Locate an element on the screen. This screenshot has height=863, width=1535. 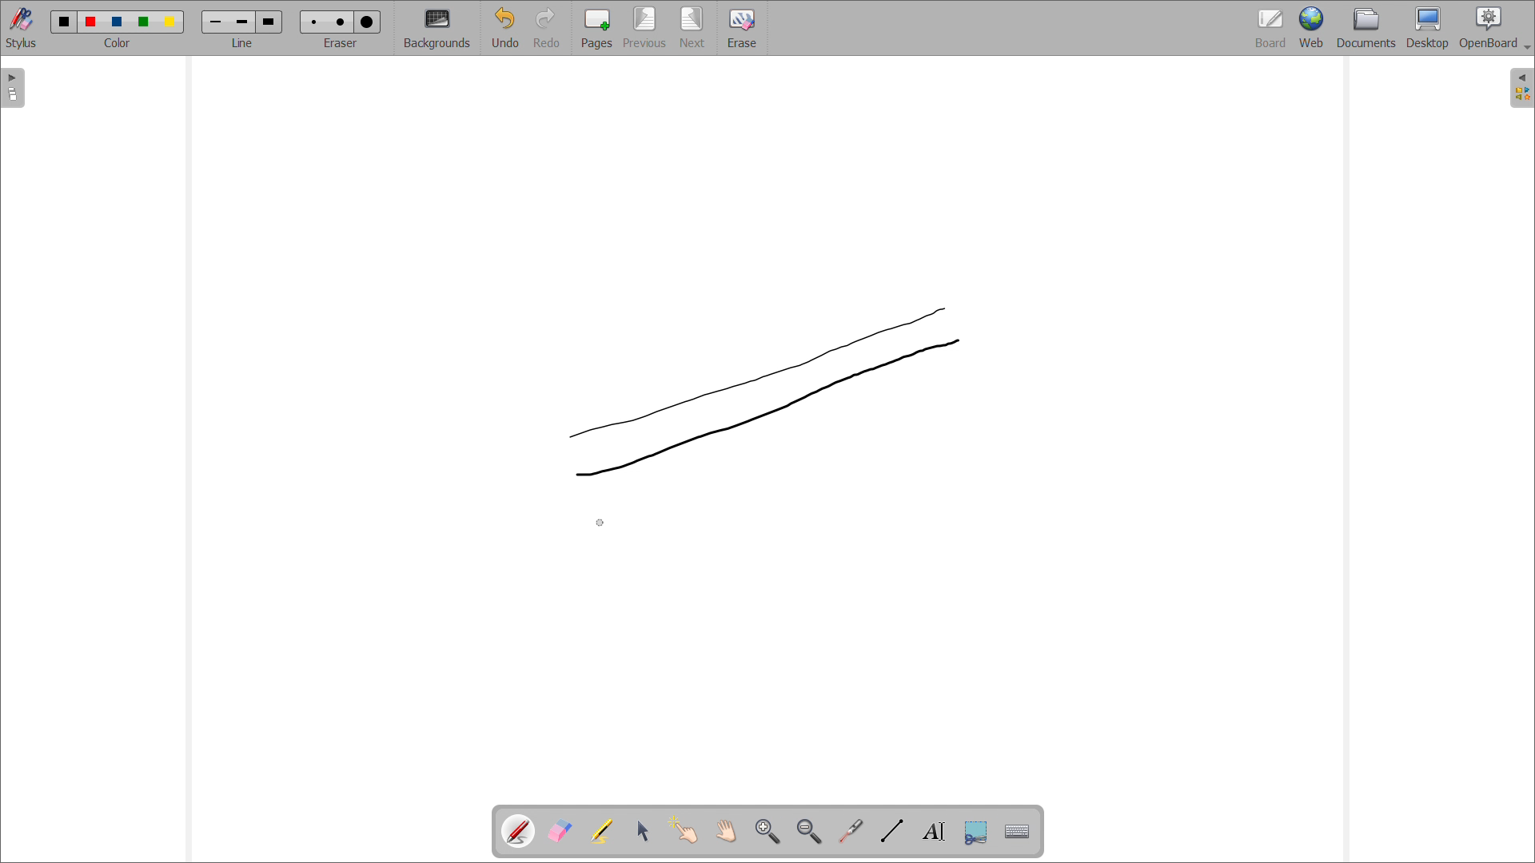
highlights is located at coordinates (602, 831).